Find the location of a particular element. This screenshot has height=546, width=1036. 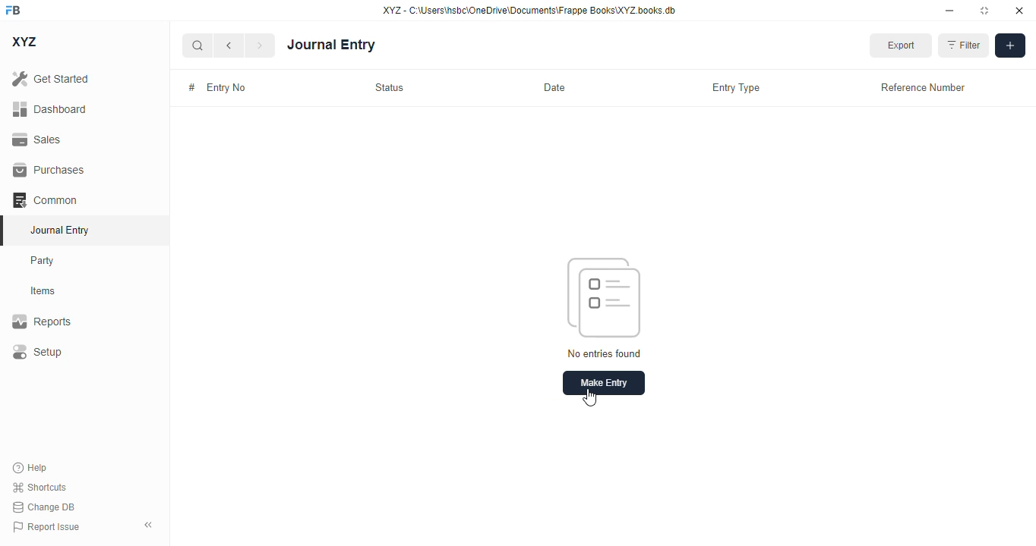

make entry is located at coordinates (604, 383).